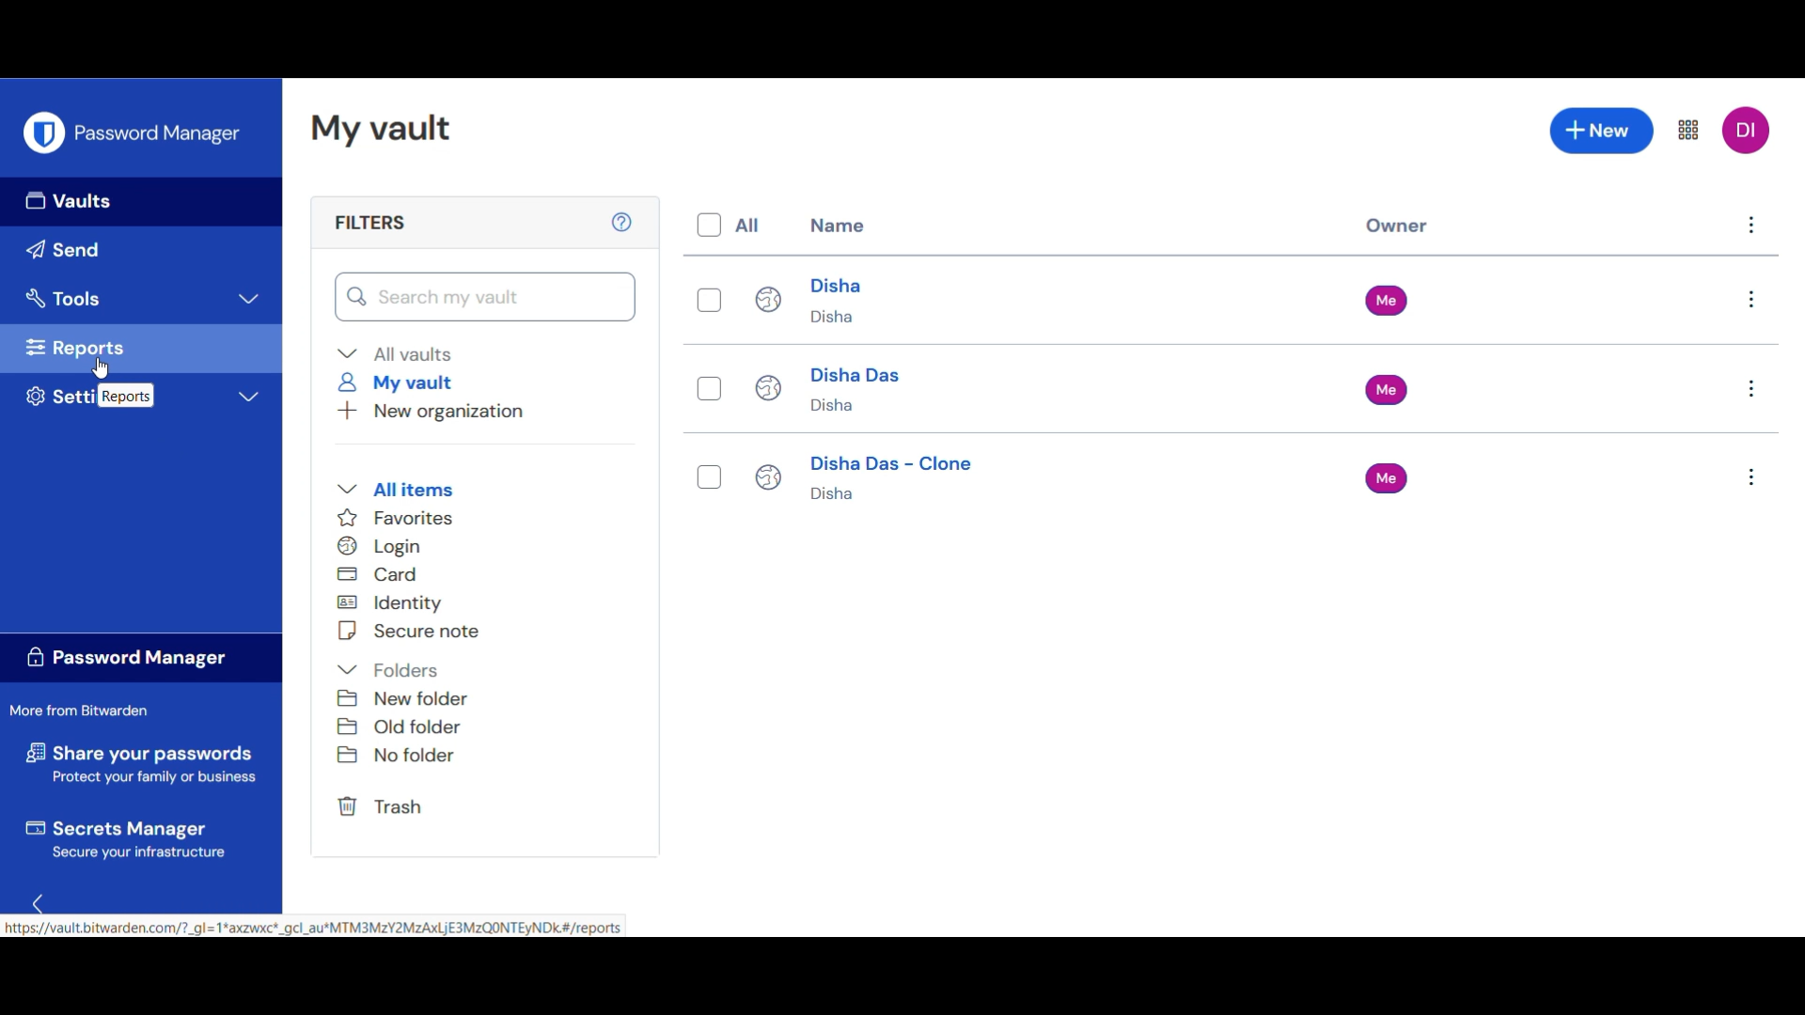 This screenshot has height=1015, width=1805. I want to click on share your password, so click(144, 761).